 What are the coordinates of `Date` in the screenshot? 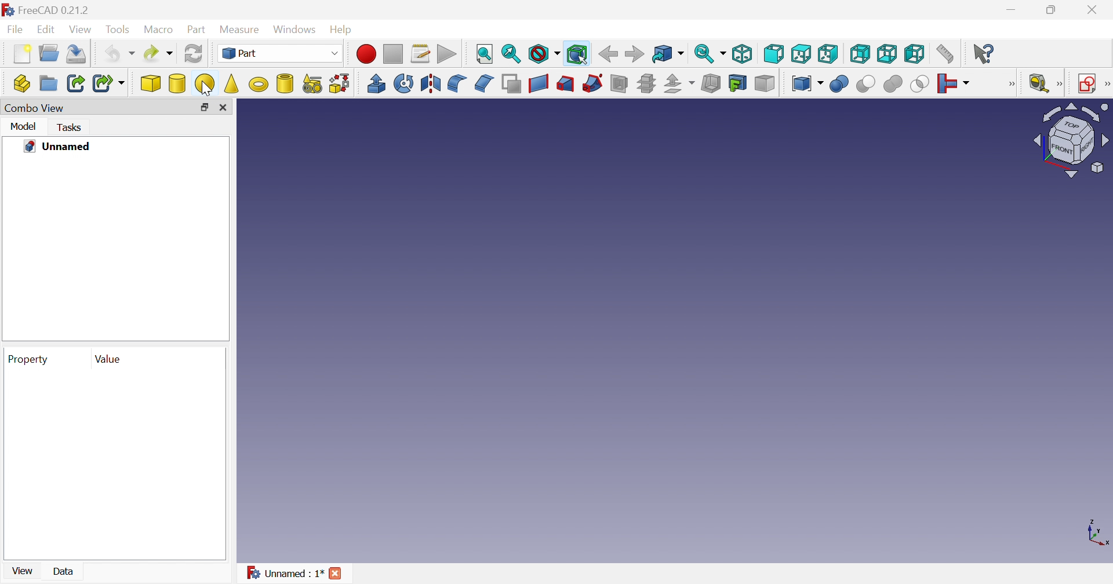 It's located at (68, 570).